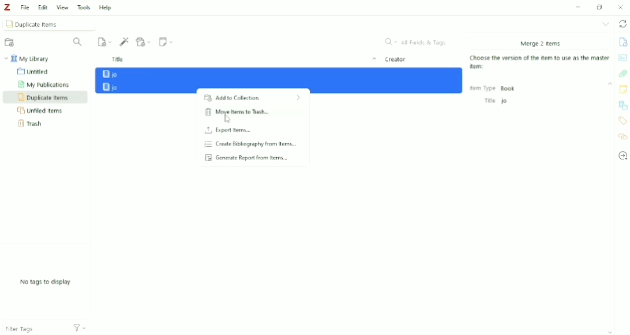 The height and width of the screenshot is (335, 630). I want to click on Add Attachment, so click(144, 42).